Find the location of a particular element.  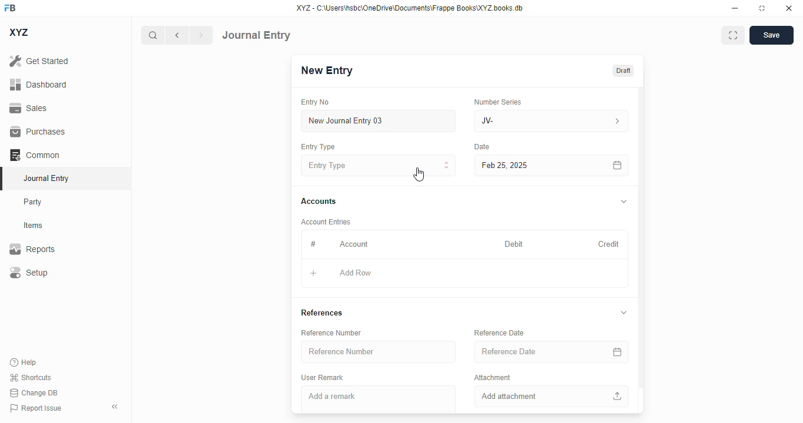

reference number is located at coordinates (378, 351).